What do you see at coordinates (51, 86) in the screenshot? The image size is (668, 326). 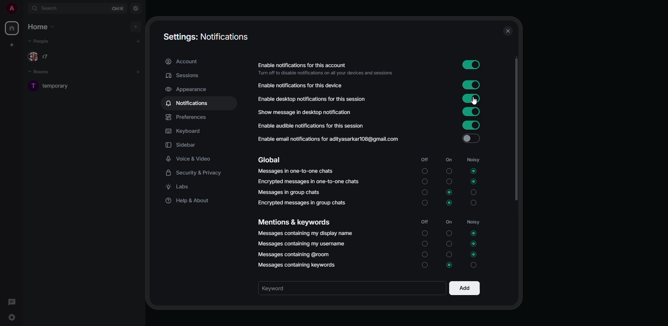 I see `room` at bounding box center [51, 86].